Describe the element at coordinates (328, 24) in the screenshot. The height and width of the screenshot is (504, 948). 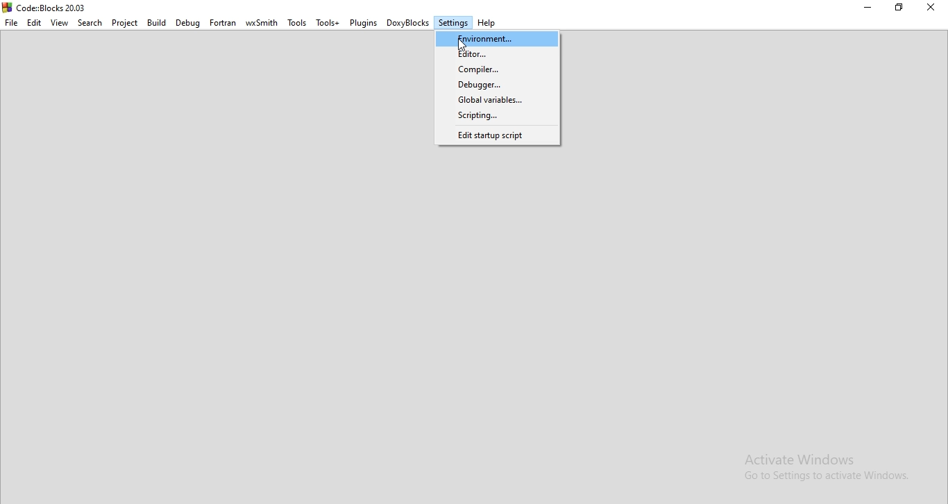
I see `Tools+` at that location.